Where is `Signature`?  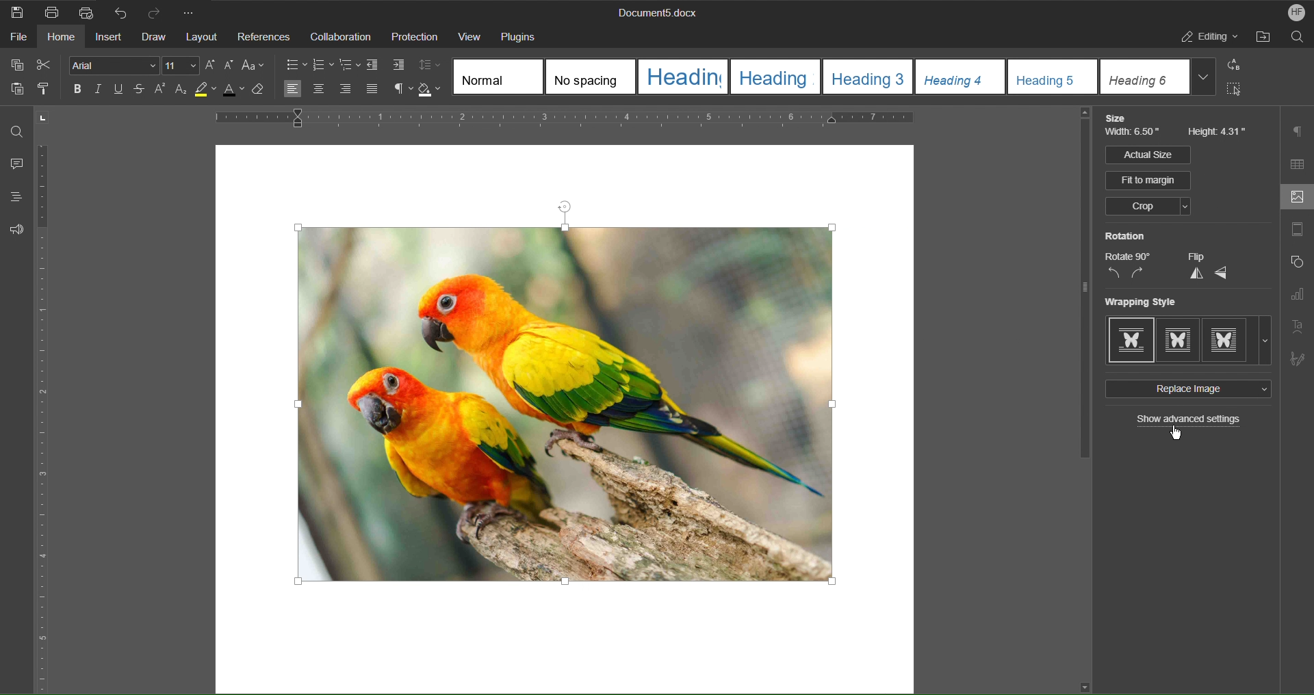
Signature is located at coordinates (1298, 356).